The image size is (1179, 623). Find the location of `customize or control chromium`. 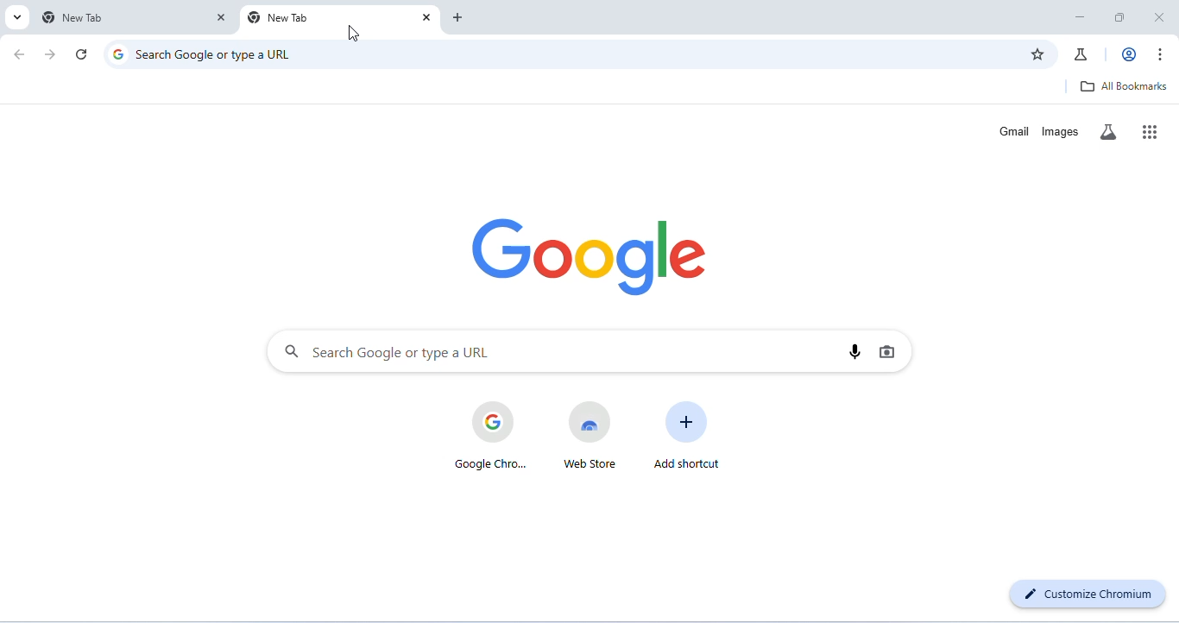

customize or control chromium is located at coordinates (1162, 53).